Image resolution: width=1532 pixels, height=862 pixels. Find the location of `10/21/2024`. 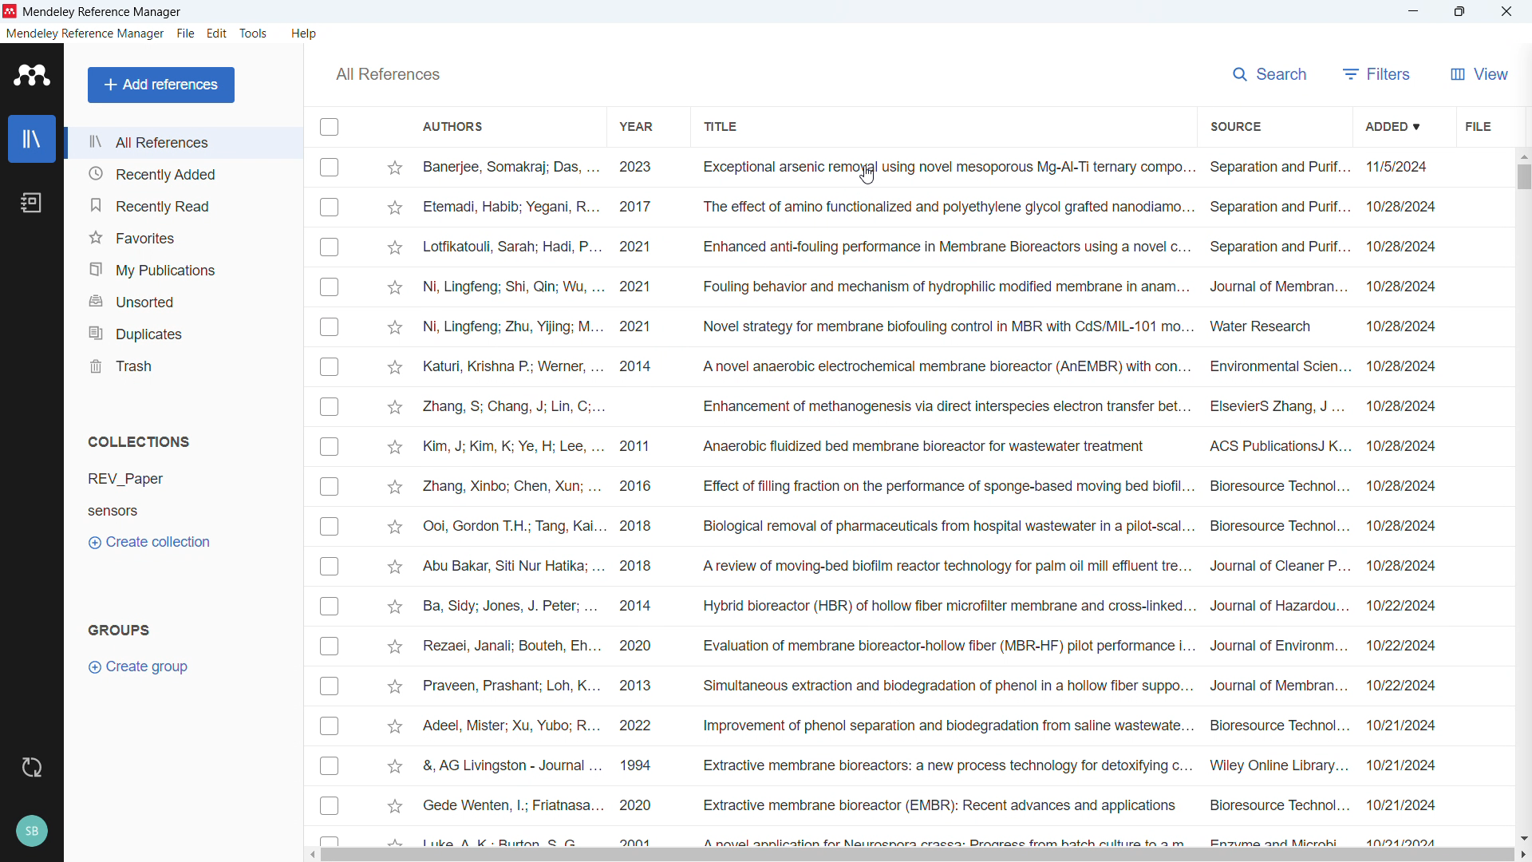

10/21/2024 is located at coordinates (1410, 835).